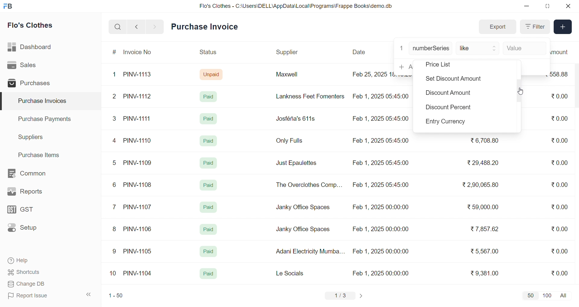 The width and height of the screenshot is (579, 307). Describe the element at coordinates (380, 119) in the screenshot. I see `Feb 1, 2025 05:45:00` at that location.